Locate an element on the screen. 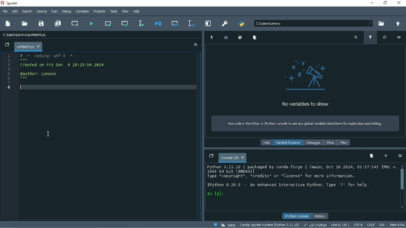 The width and height of the screenshot is (406, 228). logo is located at coordinates (310, 74).